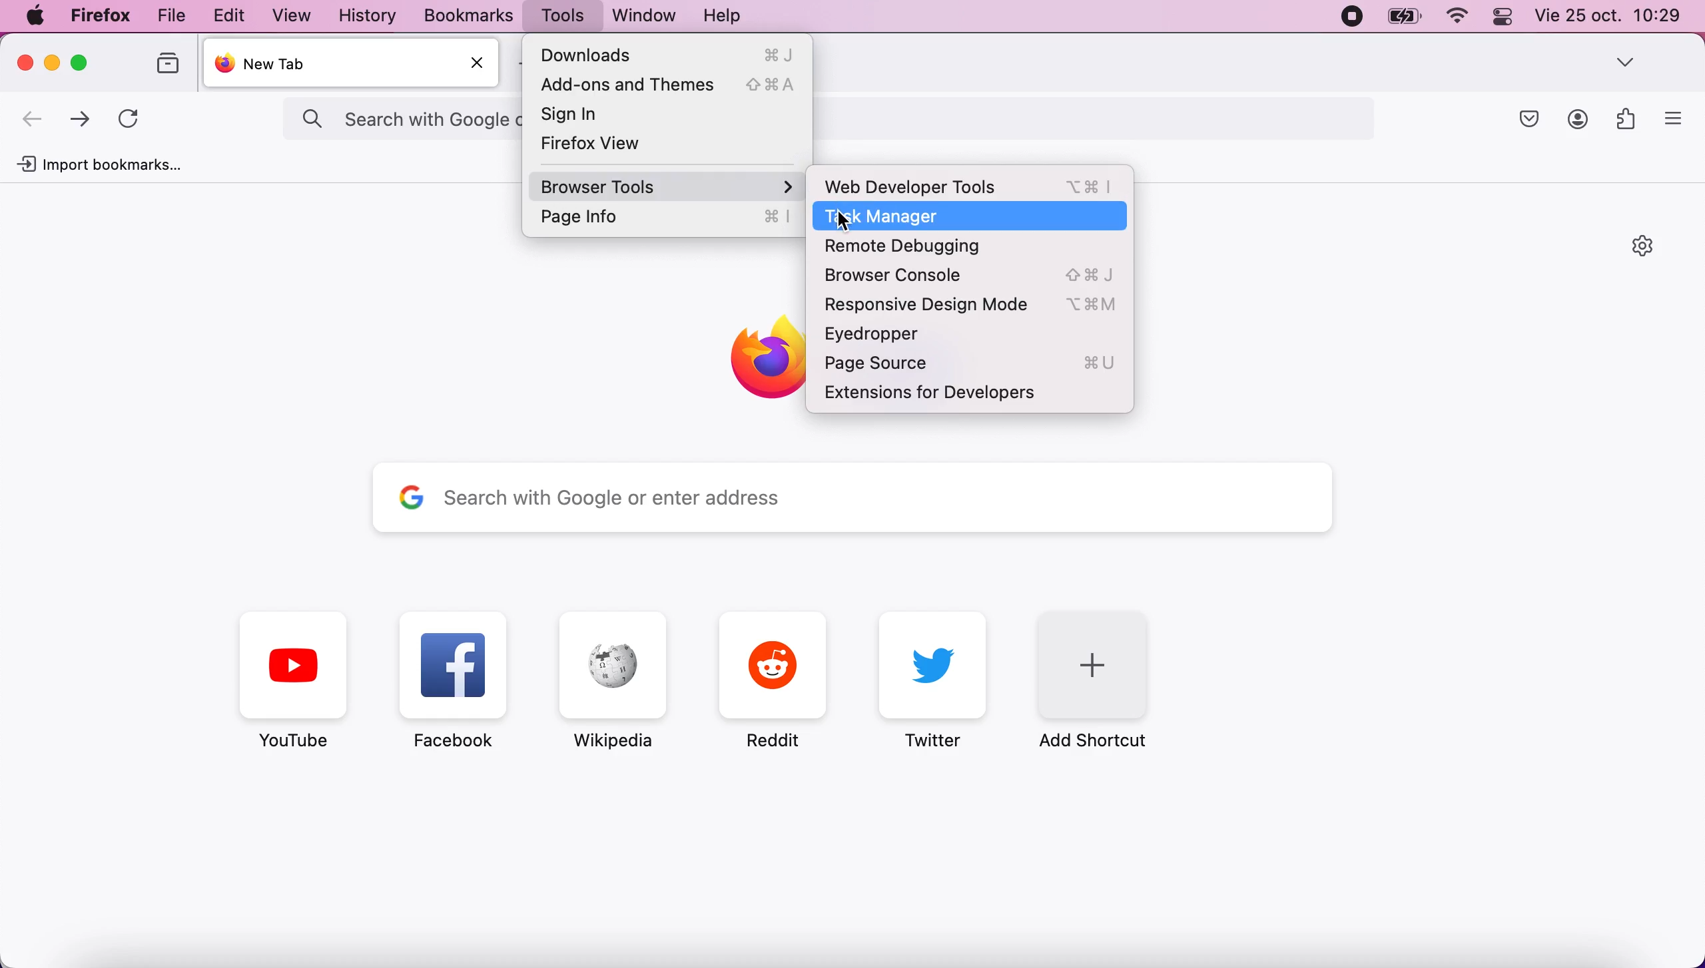 This screenshot has width=1705, height=968. Describe the element at coordinates (669, 145) in the screenshot. I see `Firefox View` at that location.